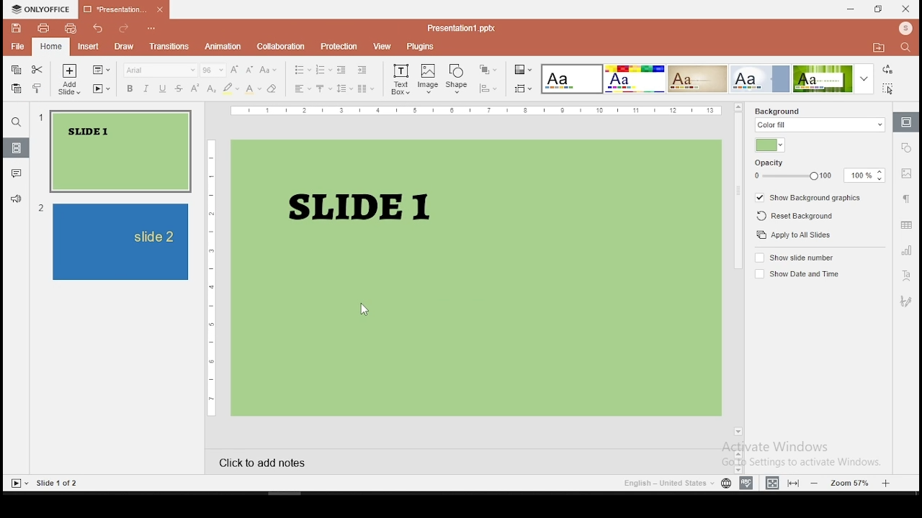 The width and height of the screenshot is (922, 518). What do you see at coordinates (230, 88) in the screenshot?
I see `highlight color` at bounding box center [230, 88].